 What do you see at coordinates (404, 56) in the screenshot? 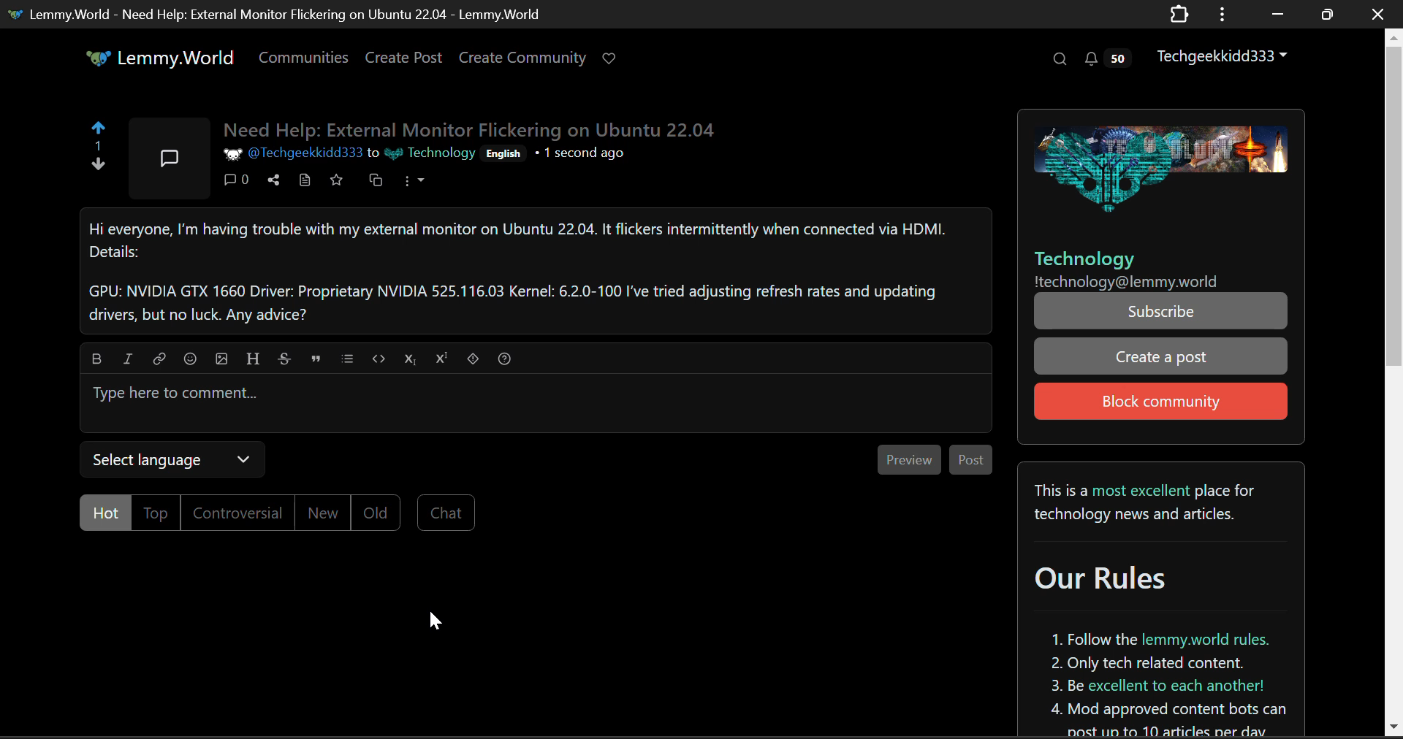
I see `Create Post Page Link` at bounding box center [404, 56].